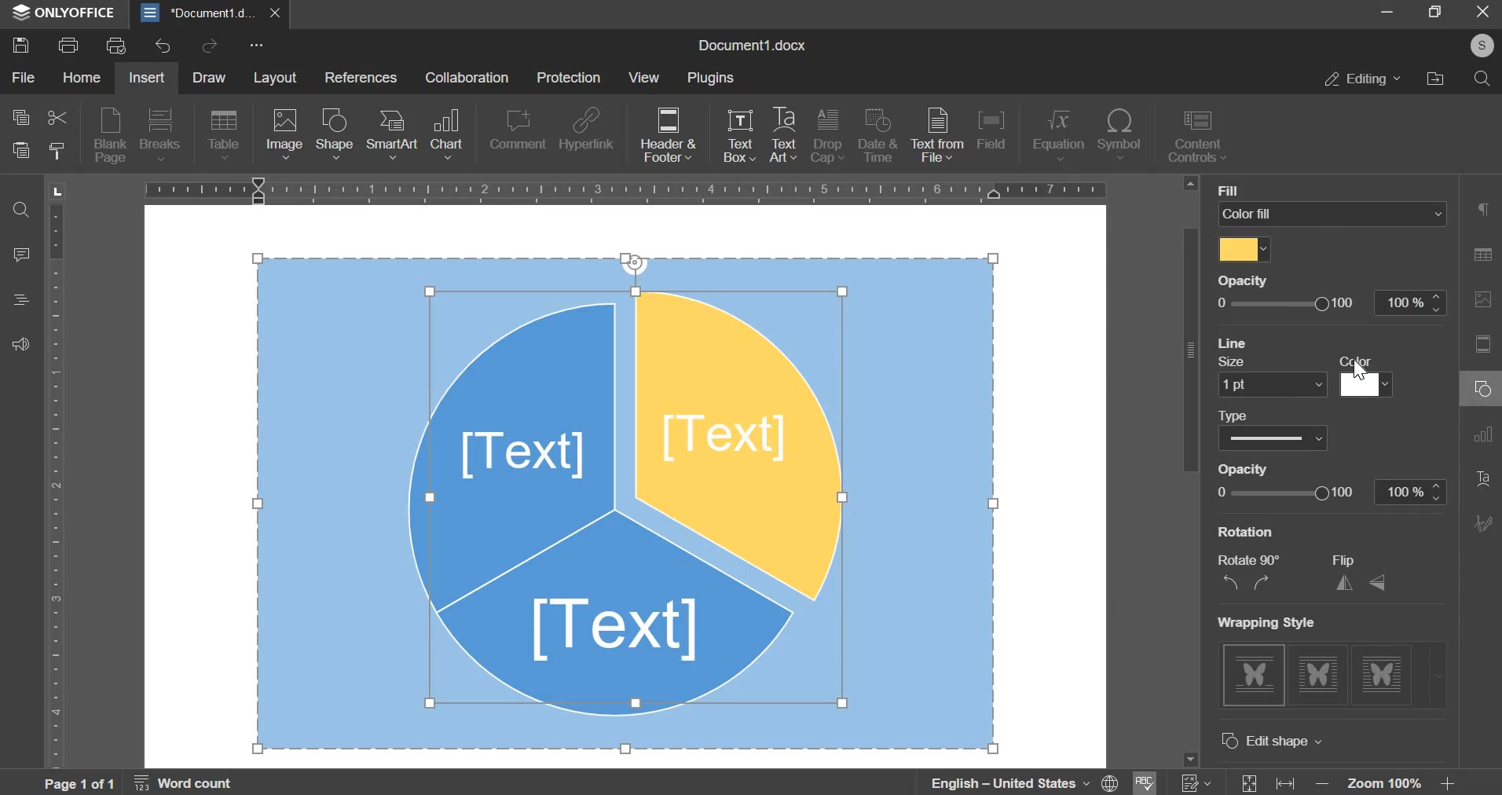  What do you see at coordinates (1249, 468) in the screenshot?
I see `` at bounding box center [1249, 468].